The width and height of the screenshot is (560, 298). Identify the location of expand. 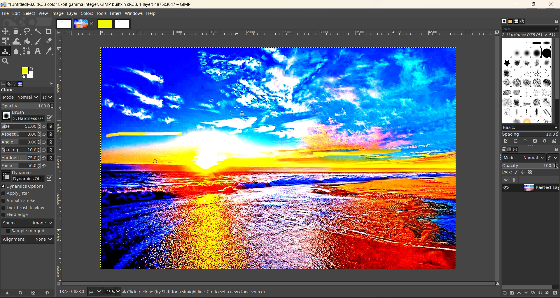
(52, 83).